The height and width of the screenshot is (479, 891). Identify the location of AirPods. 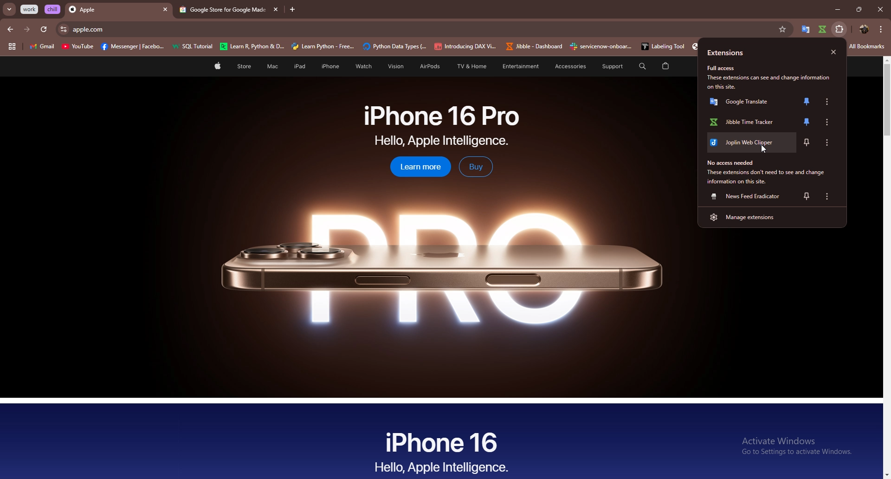
(426, 67).